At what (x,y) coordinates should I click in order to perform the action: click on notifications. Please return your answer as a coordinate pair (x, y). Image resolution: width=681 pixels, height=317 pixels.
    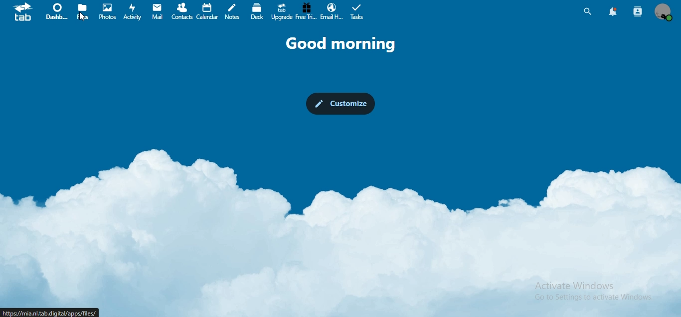
    Looking at the image, I should click on (613, 11).